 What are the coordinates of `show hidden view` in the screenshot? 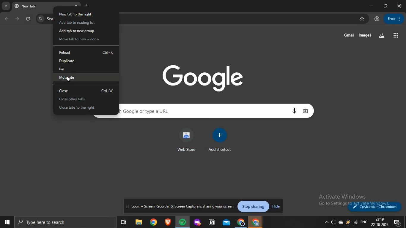 It's located at (325, 223).